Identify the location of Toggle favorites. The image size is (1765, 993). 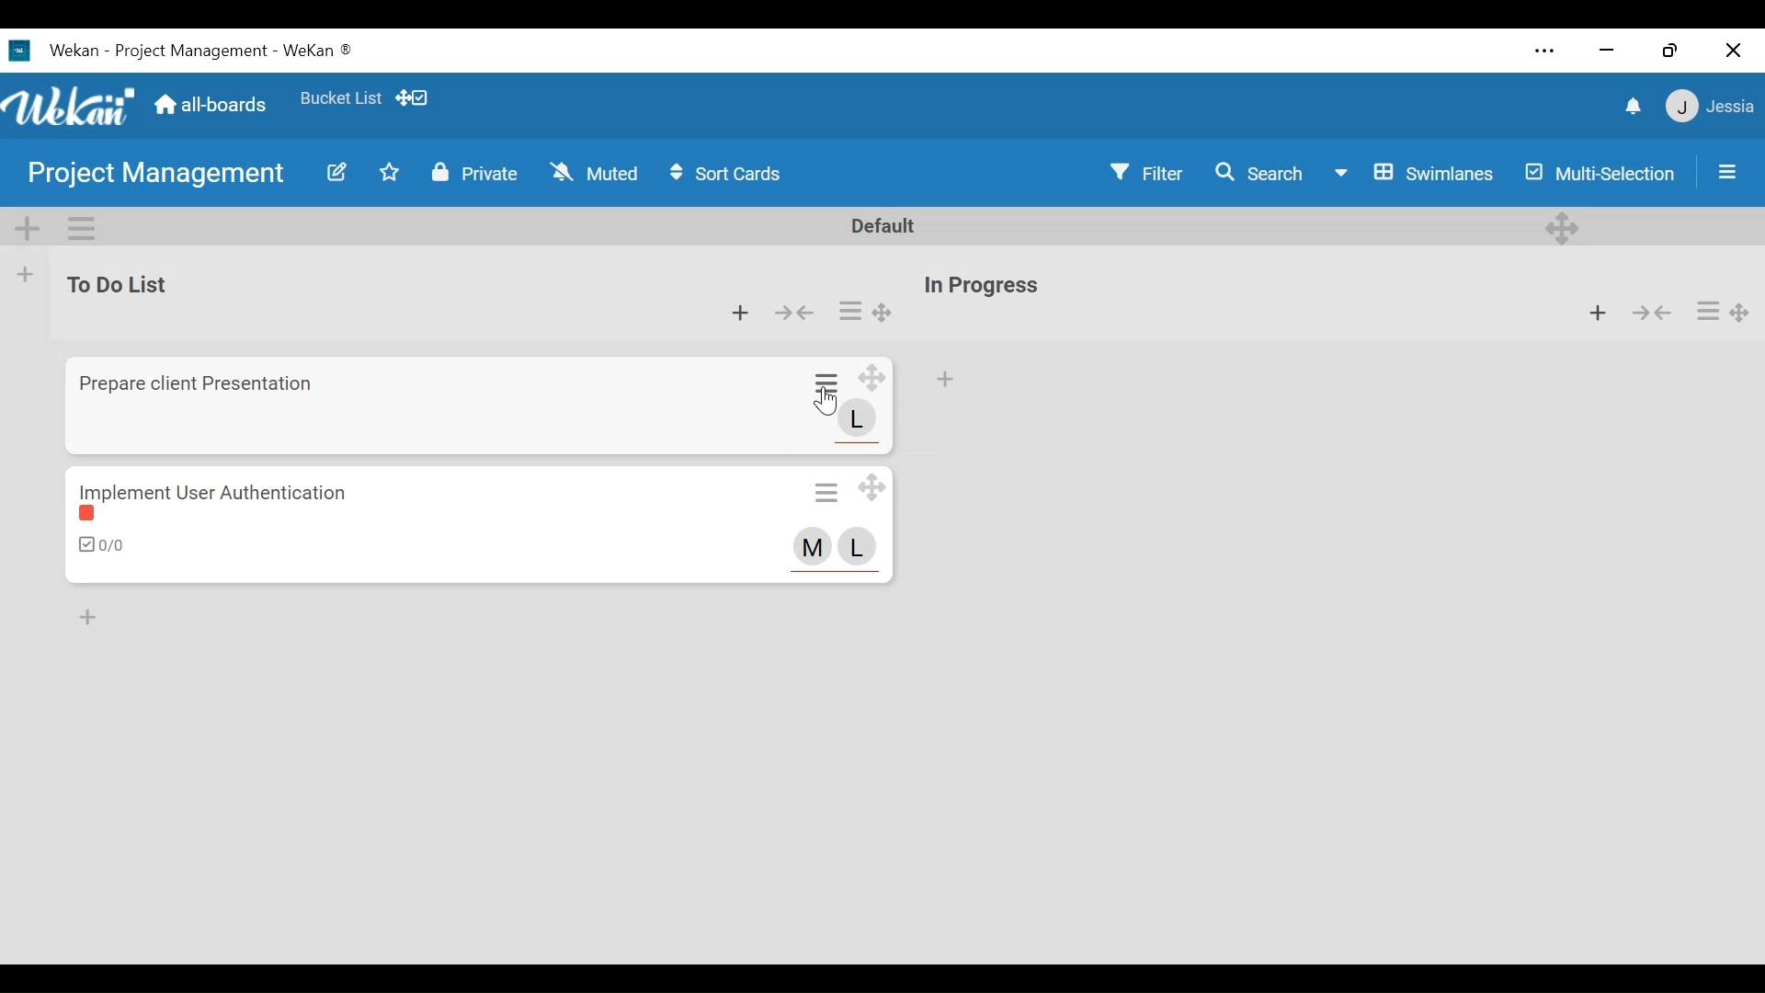
(391, 171).